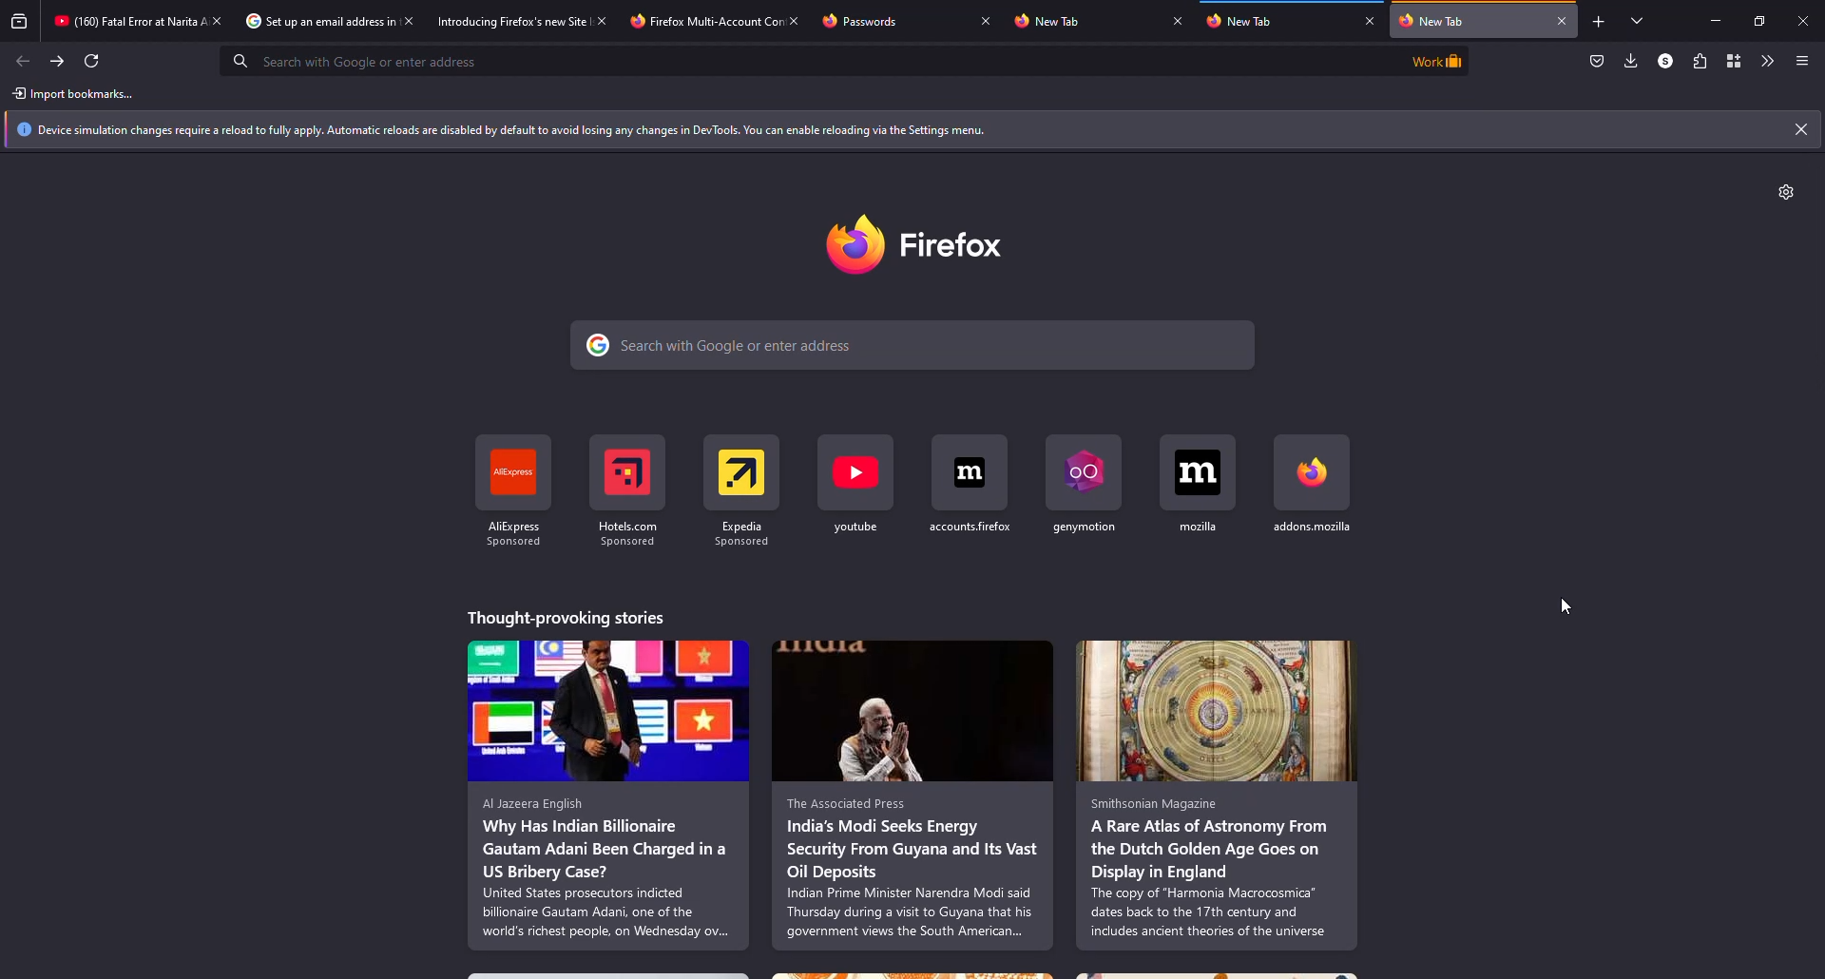 The width and height of the screenshot is (1825, 979). Describe the element at coordinates (1806, 18) in the screenshot. I see `close` at that location.